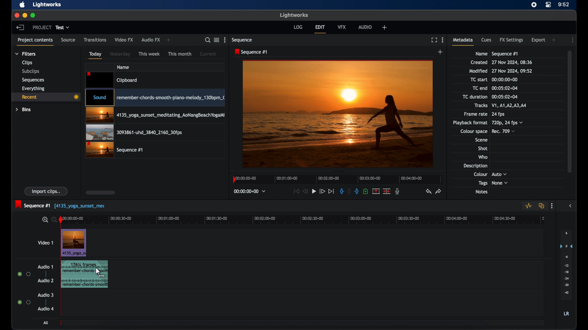  What do you see at coordinates (33, 89) in the screenshot?
I see `everything` at bounding box center [33, 89].